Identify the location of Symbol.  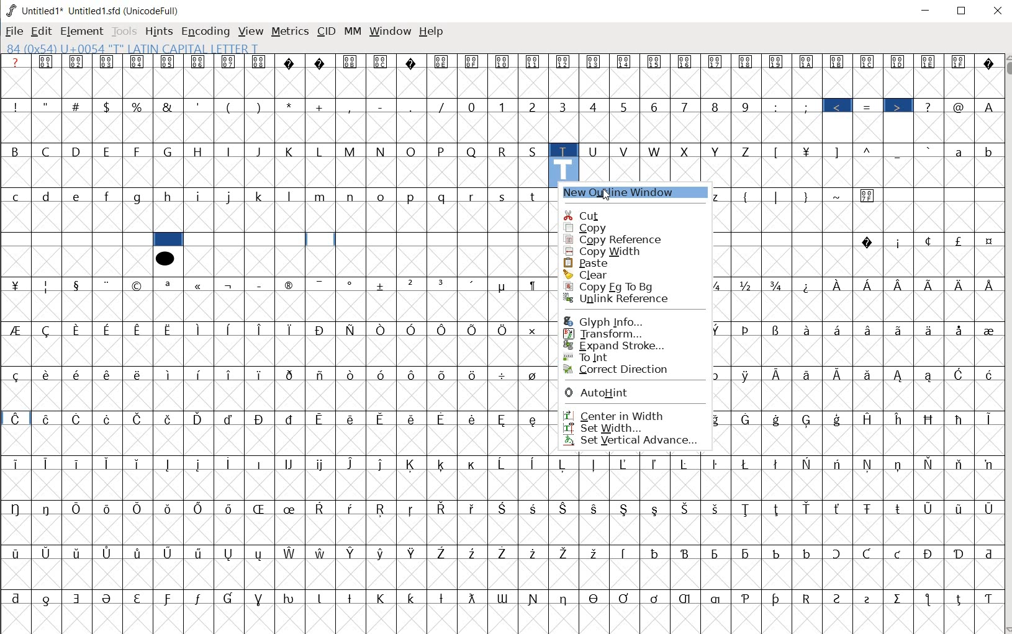
(930, 61).